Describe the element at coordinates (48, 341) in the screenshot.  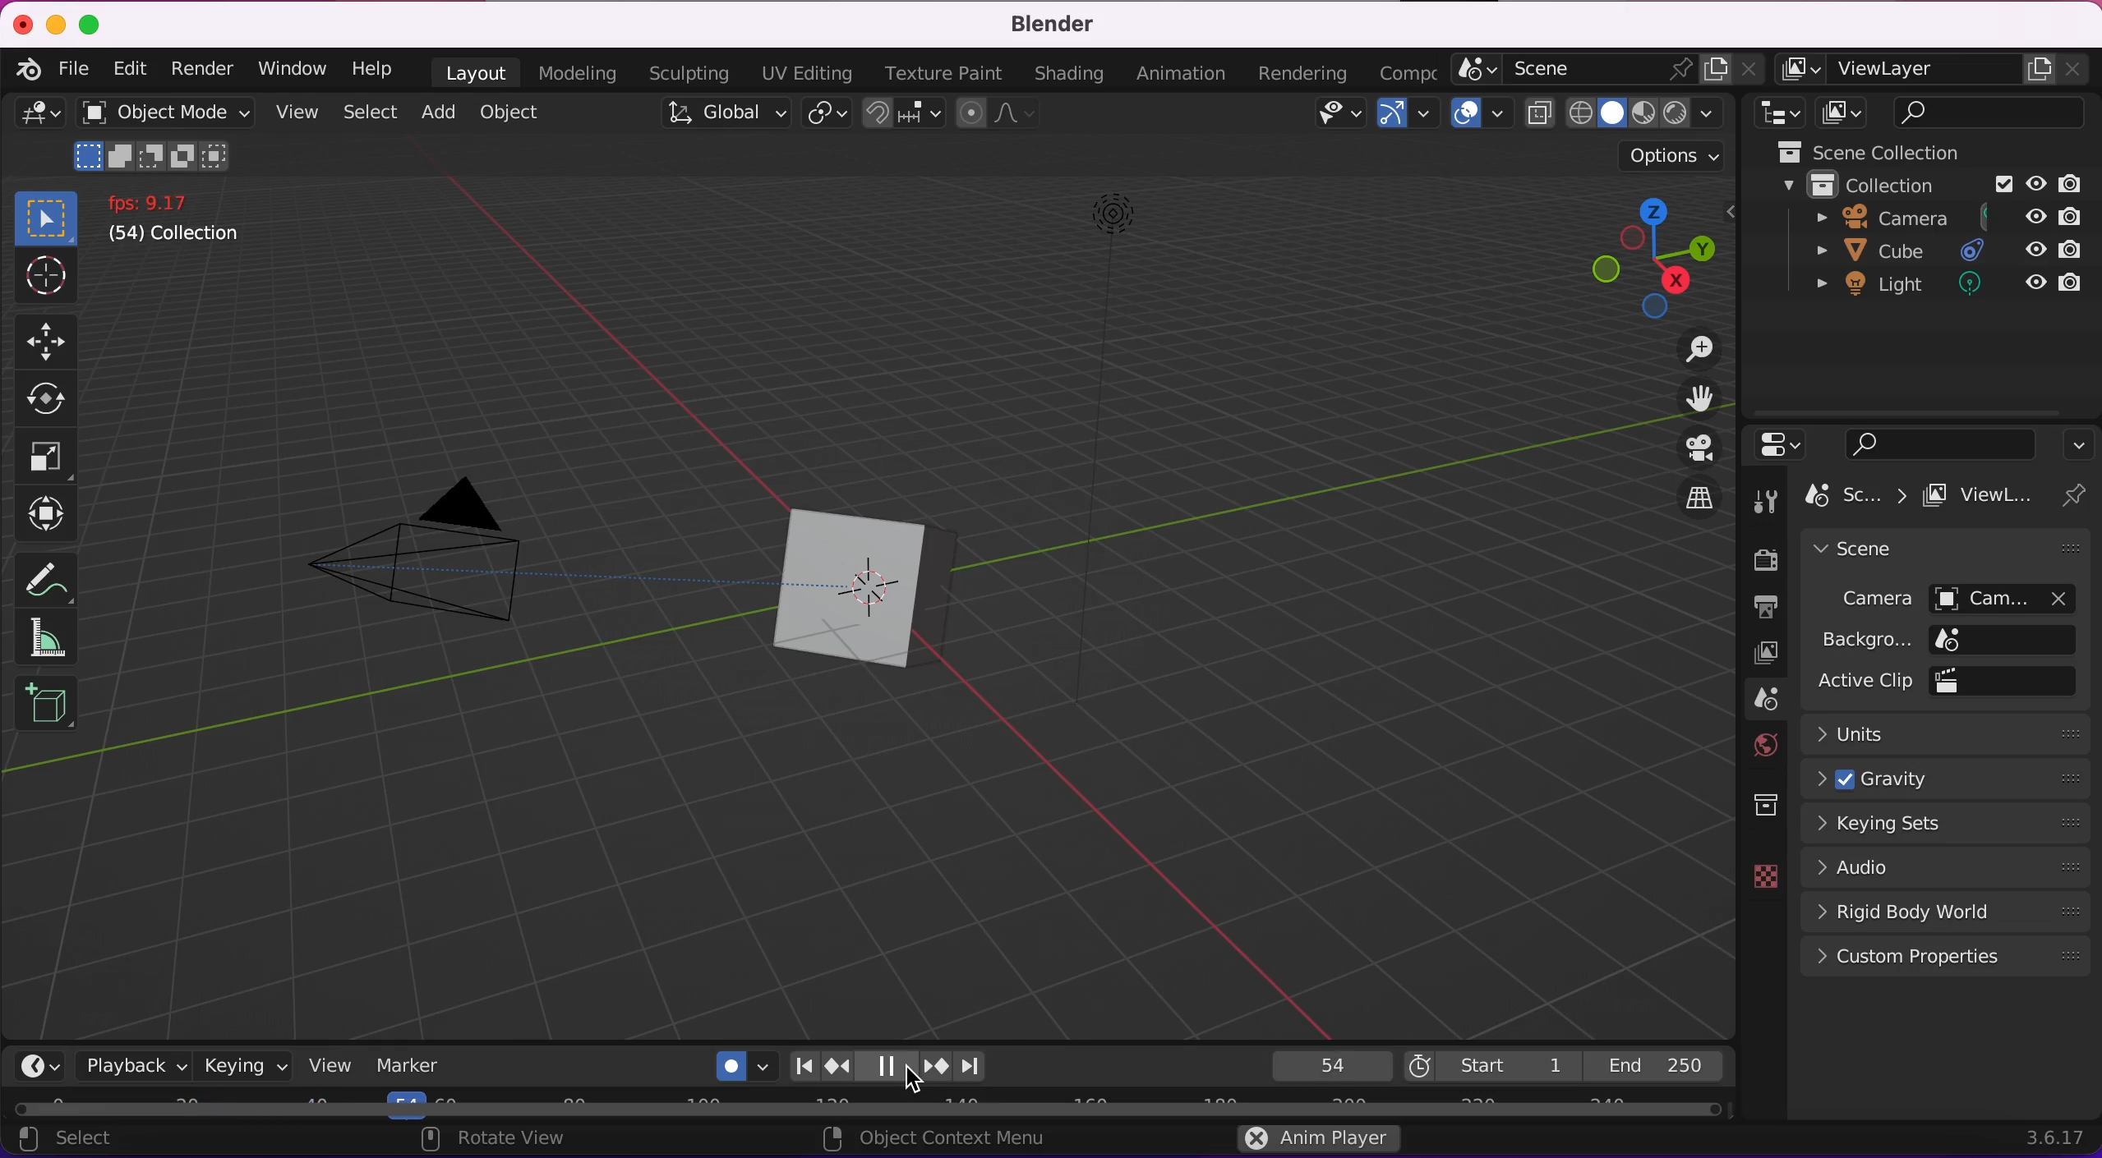
I see `move` at that location.